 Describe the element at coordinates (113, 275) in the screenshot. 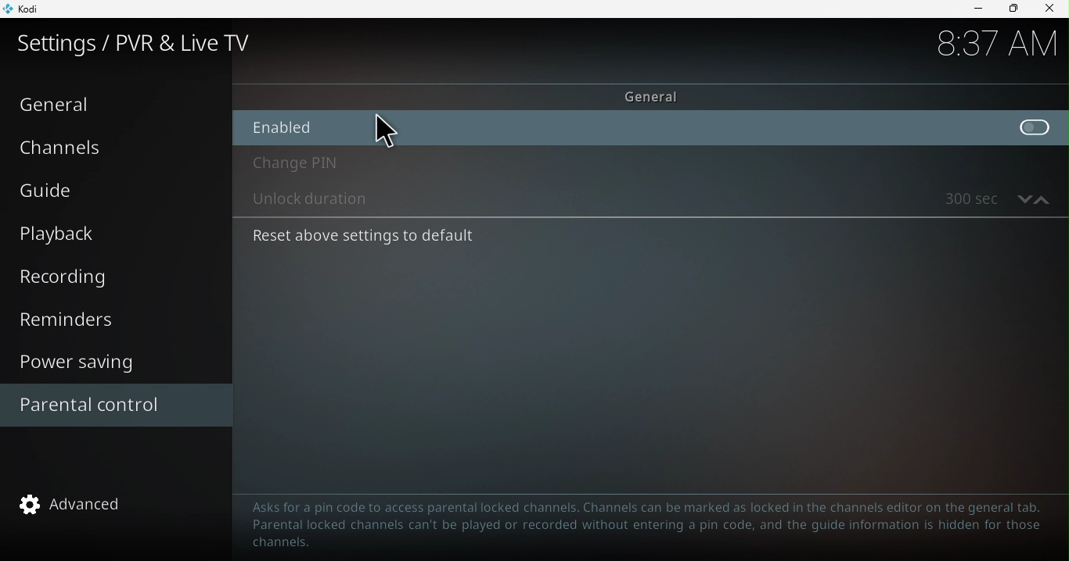

I see `Recording` at that location.